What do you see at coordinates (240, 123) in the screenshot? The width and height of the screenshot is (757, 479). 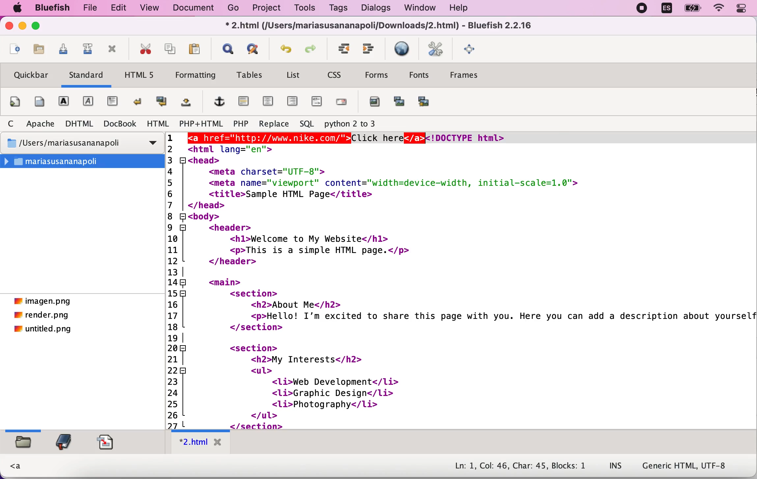 I see `php` at bounding box center [240, 123].